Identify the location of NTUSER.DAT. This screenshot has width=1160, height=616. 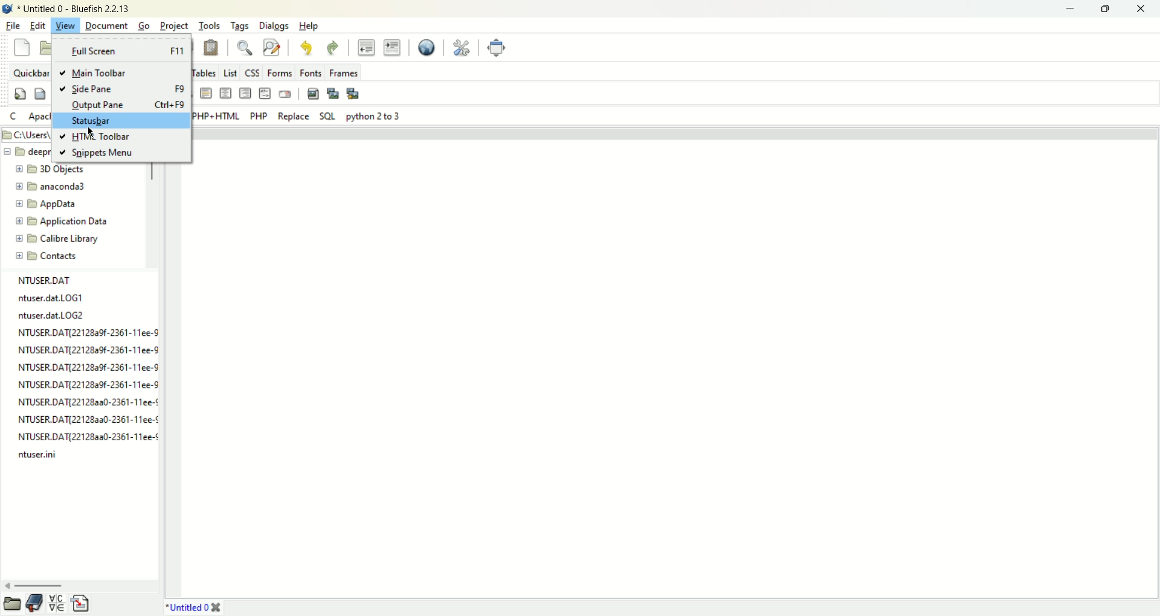
(43, 280).